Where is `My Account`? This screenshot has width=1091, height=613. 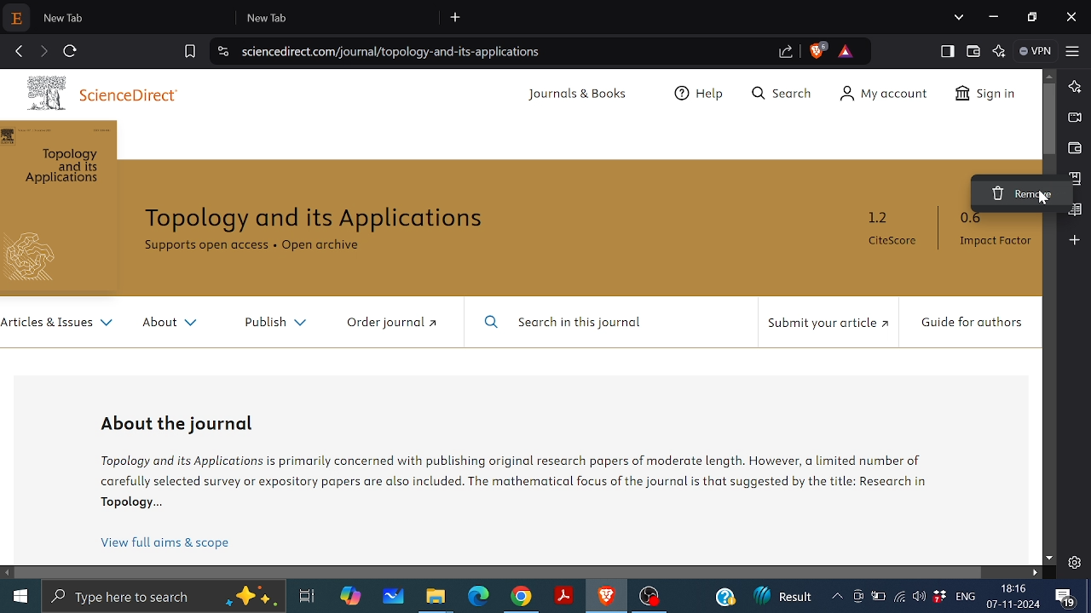
My Account is located at coordinates (879, 95).